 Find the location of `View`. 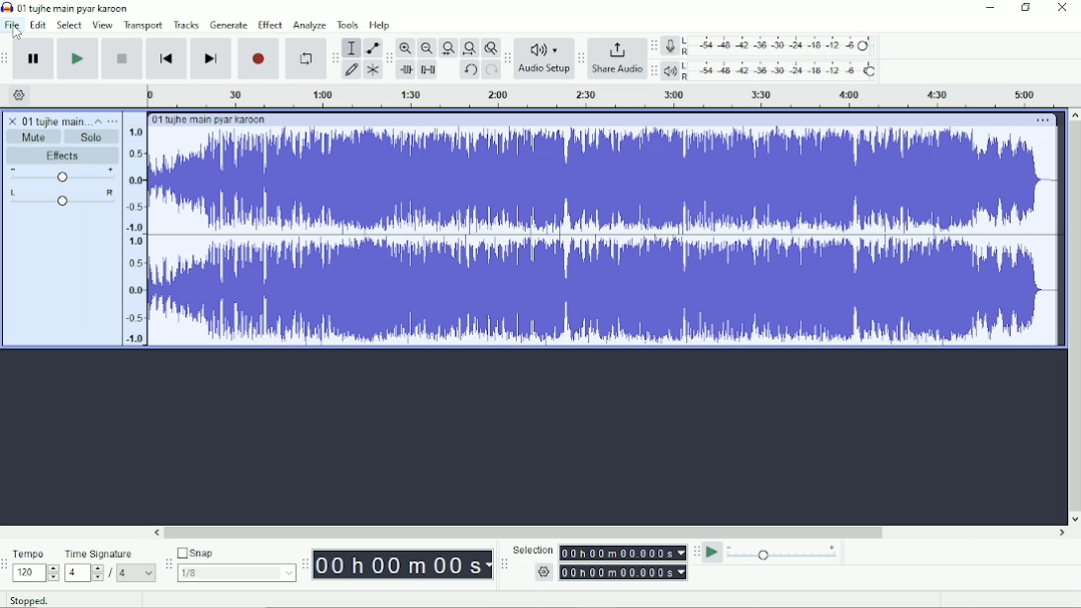

View is located at coordinates (103, 25).